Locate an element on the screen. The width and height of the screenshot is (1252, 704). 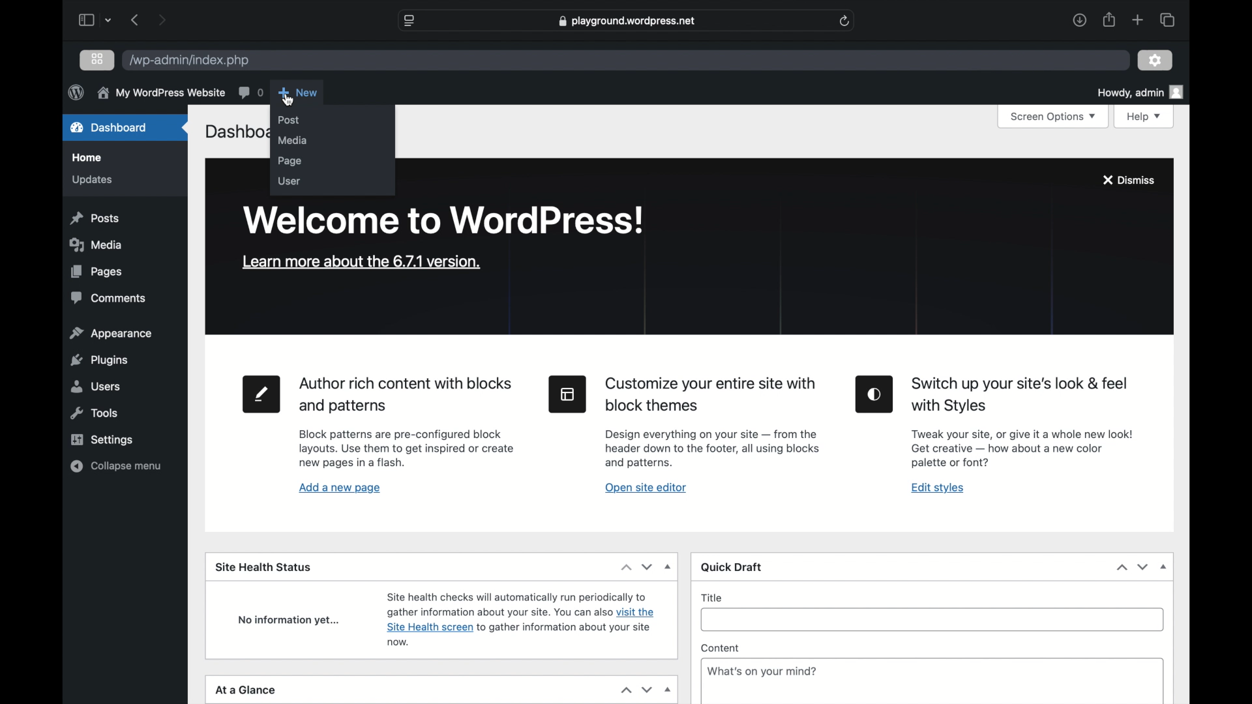
web address is located at coordinates (627, 22).